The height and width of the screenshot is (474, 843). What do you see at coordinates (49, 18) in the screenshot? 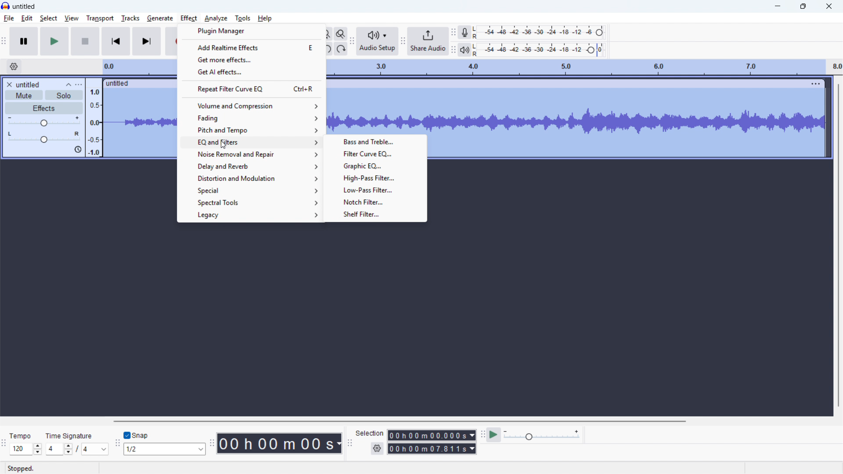
I see `select` at bounding box center [49, 18].